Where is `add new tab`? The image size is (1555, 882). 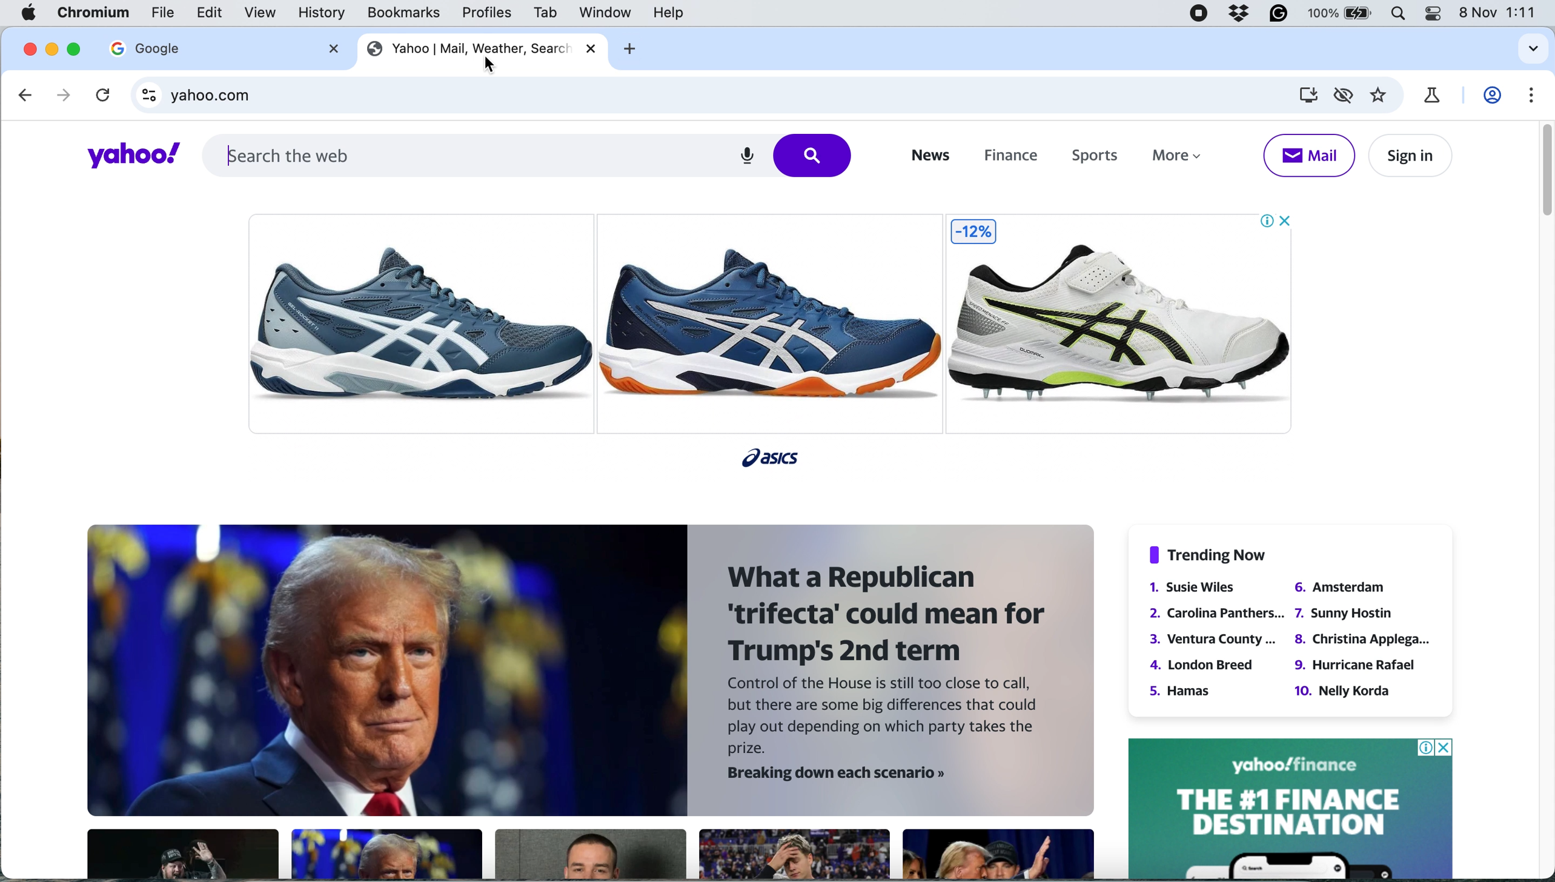
add new tab is located at coordinates (628, 48).